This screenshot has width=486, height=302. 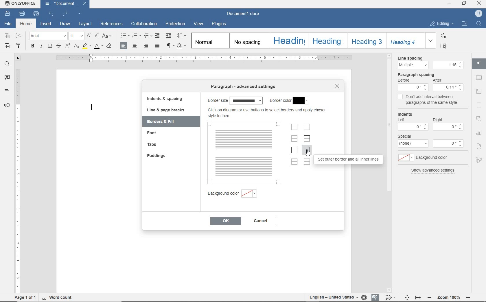 What do you see at coordinates (42, 46) in the screenshot?
I see `italic` at bounding box center [42, 46].